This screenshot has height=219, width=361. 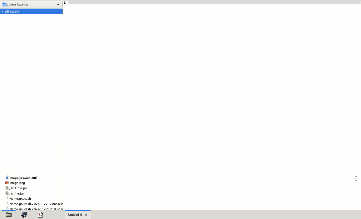 I want to click on jar file.jar, so click(x=15, y=193).